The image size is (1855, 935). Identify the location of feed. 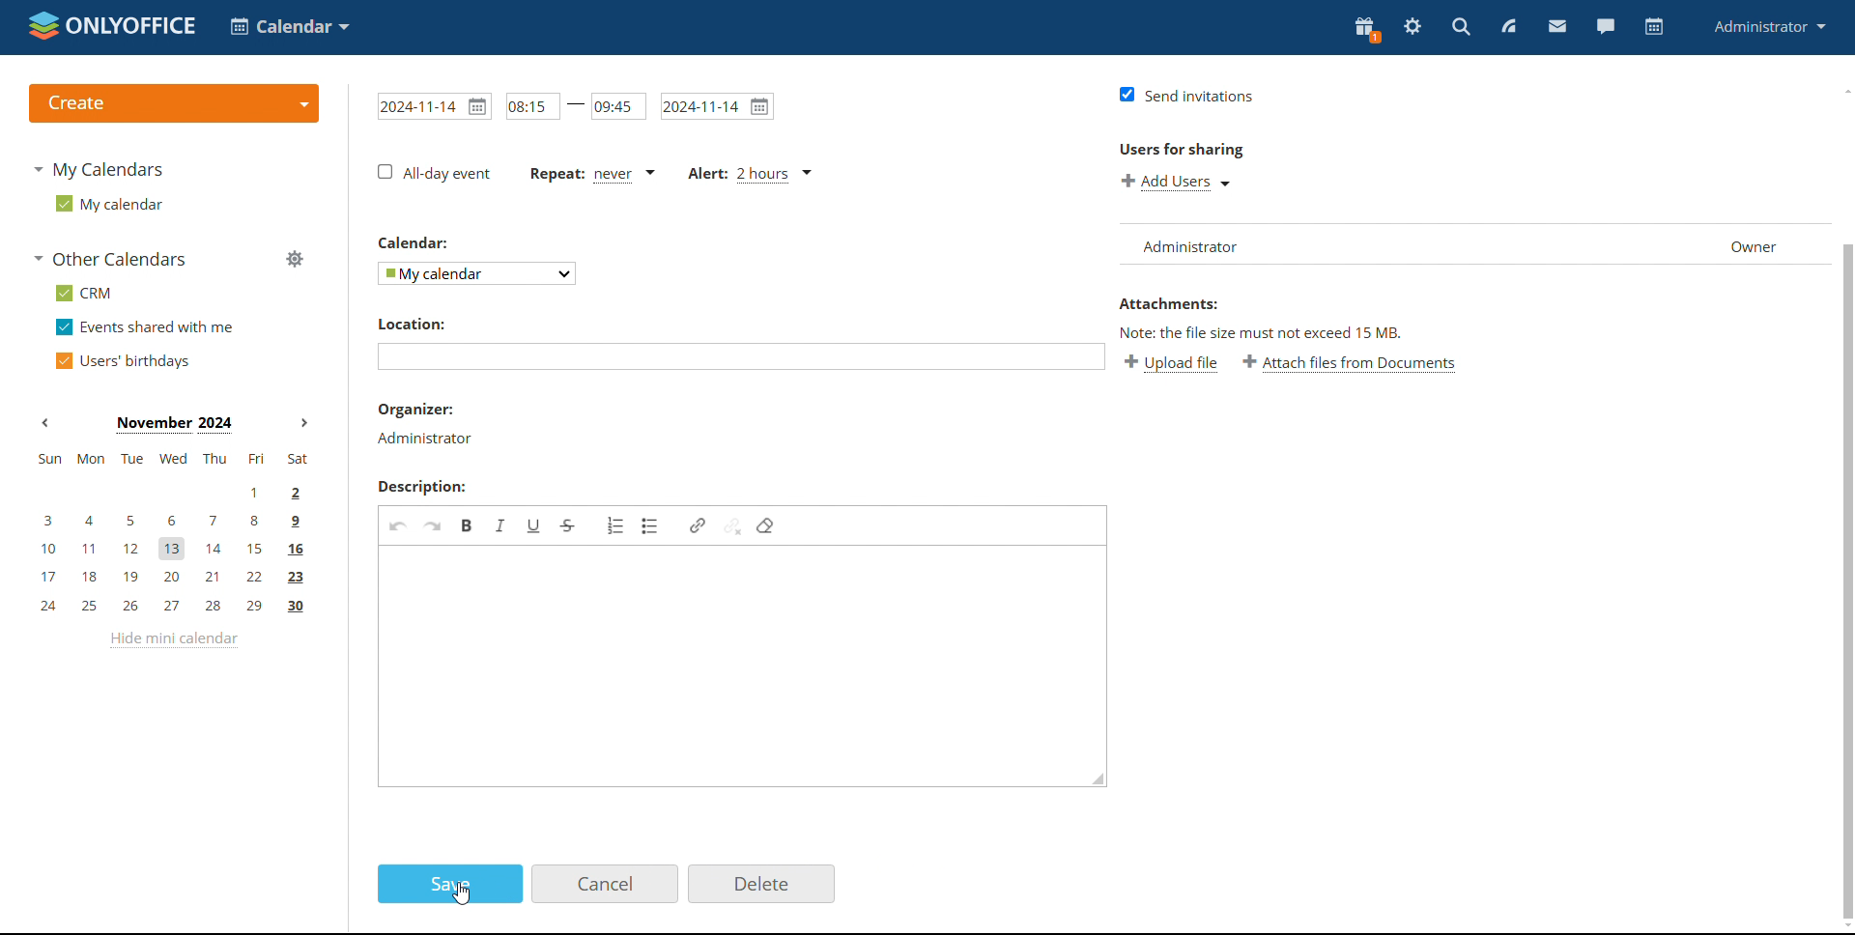
(1509, 29).